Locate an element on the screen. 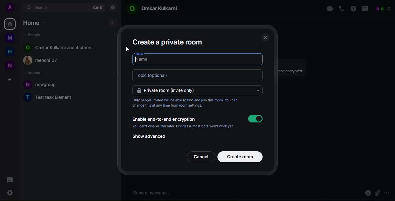  rooms is located at coordinates (33, 72).